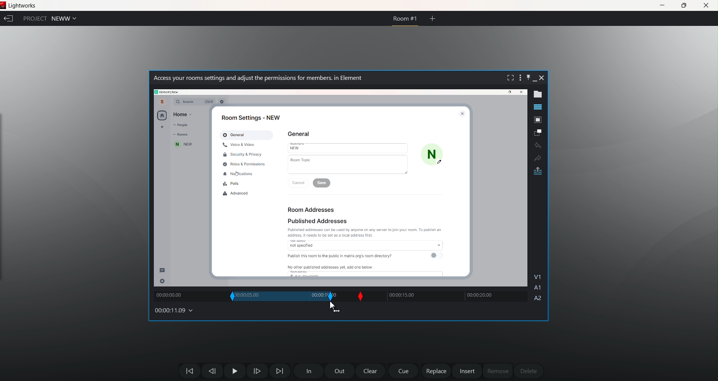 The image size is (718, 381). Describe the element at coordinates (300, 297) in the screenshot. I see `out slip` at that location.